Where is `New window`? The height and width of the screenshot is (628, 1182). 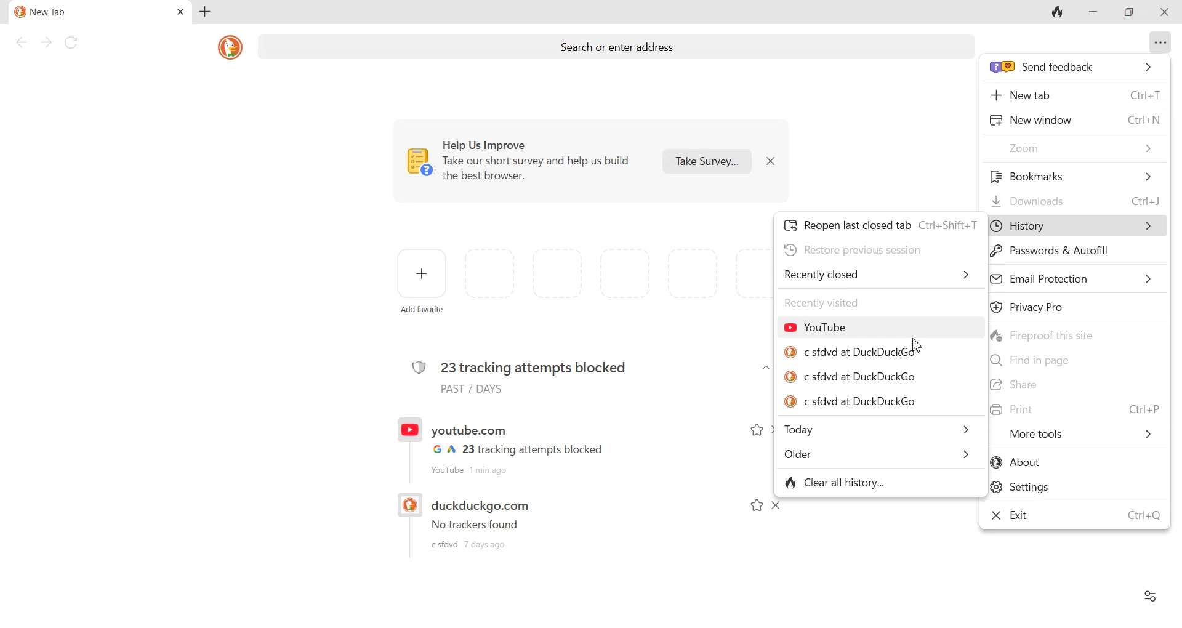
New window is located at coordinates (1075, 118).